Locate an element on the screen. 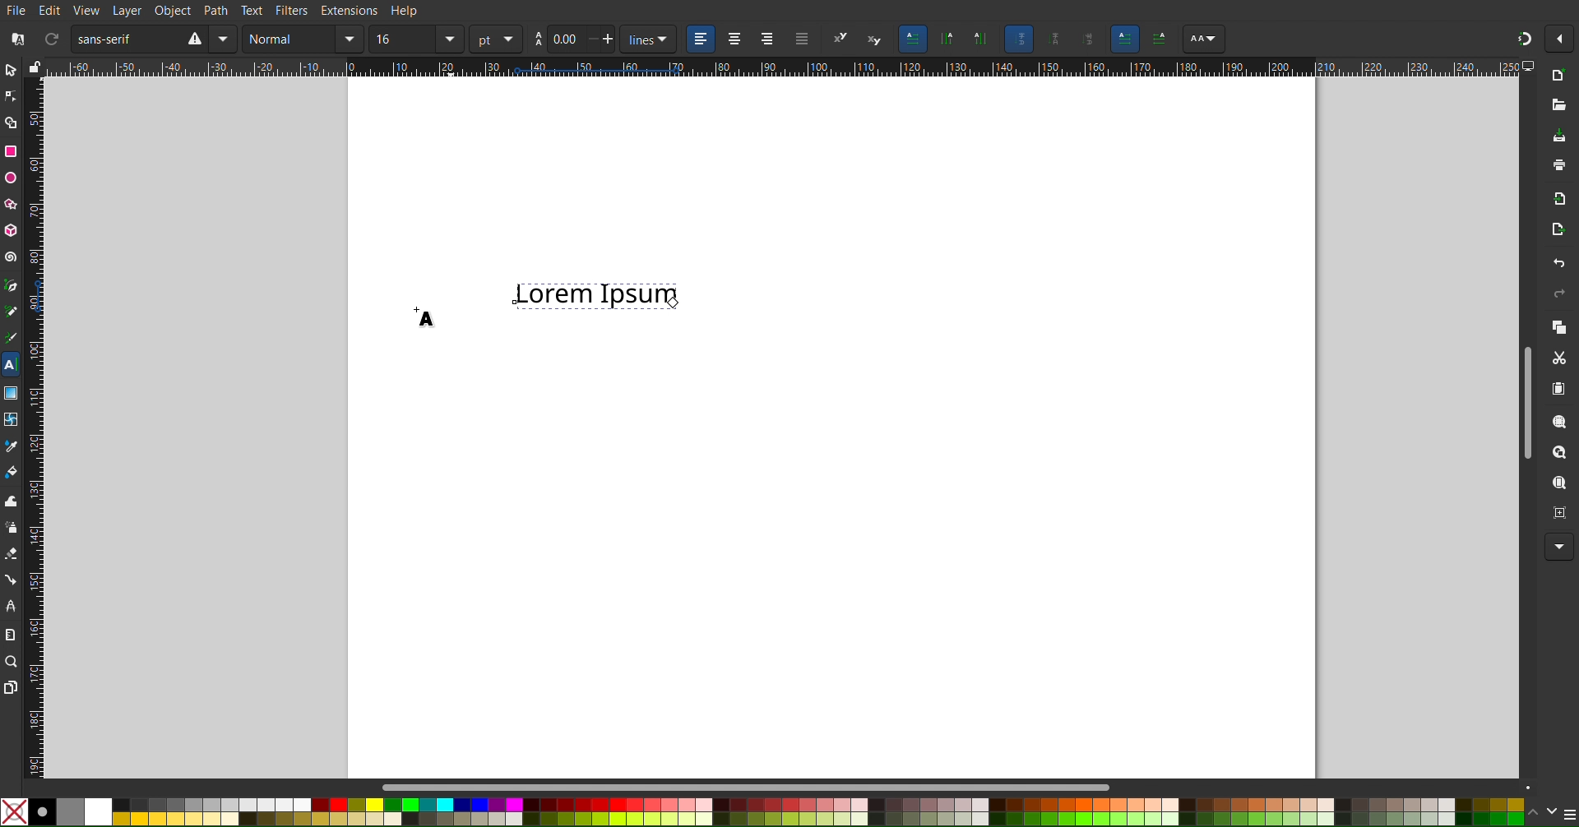 The height and width of the screenshot is (827, 1579). cursor is located at coordinates (674, 303).